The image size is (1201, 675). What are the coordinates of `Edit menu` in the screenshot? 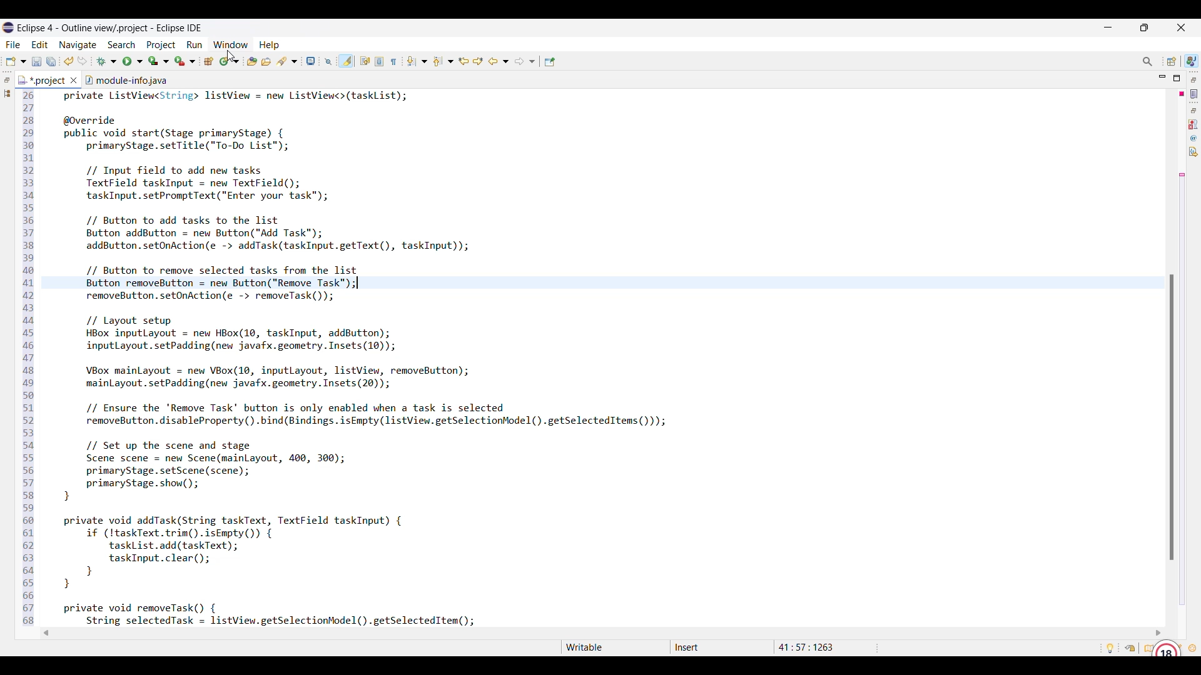 It's located at (40, 45).